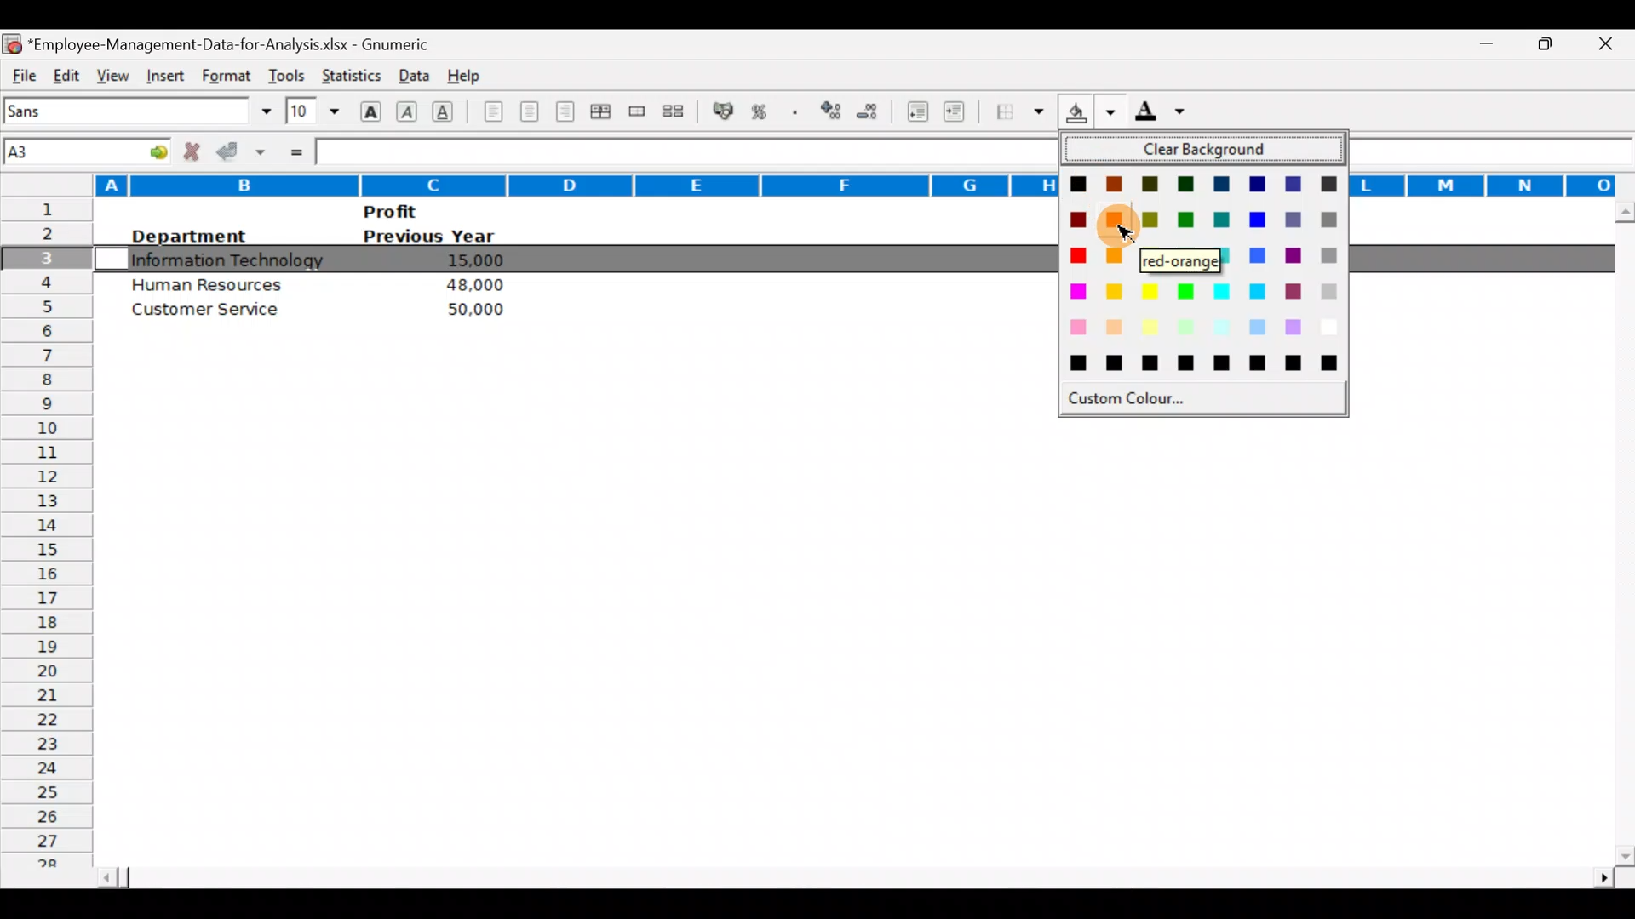 Image resolution: width=1635 pixels, height=919 pixels. What do you see at coordinates (1205, 151) in the screenshot?
I see `Clear background` at bounding box center [1205, 151].